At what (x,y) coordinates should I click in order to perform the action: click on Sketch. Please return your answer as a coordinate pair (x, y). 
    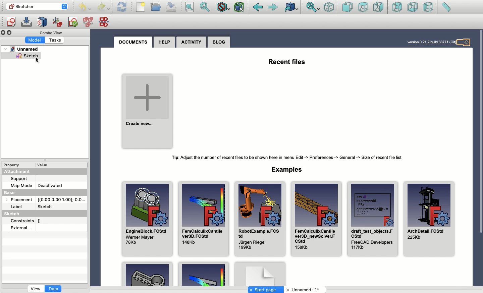
    Looking at the image, I should click on (47, 206).